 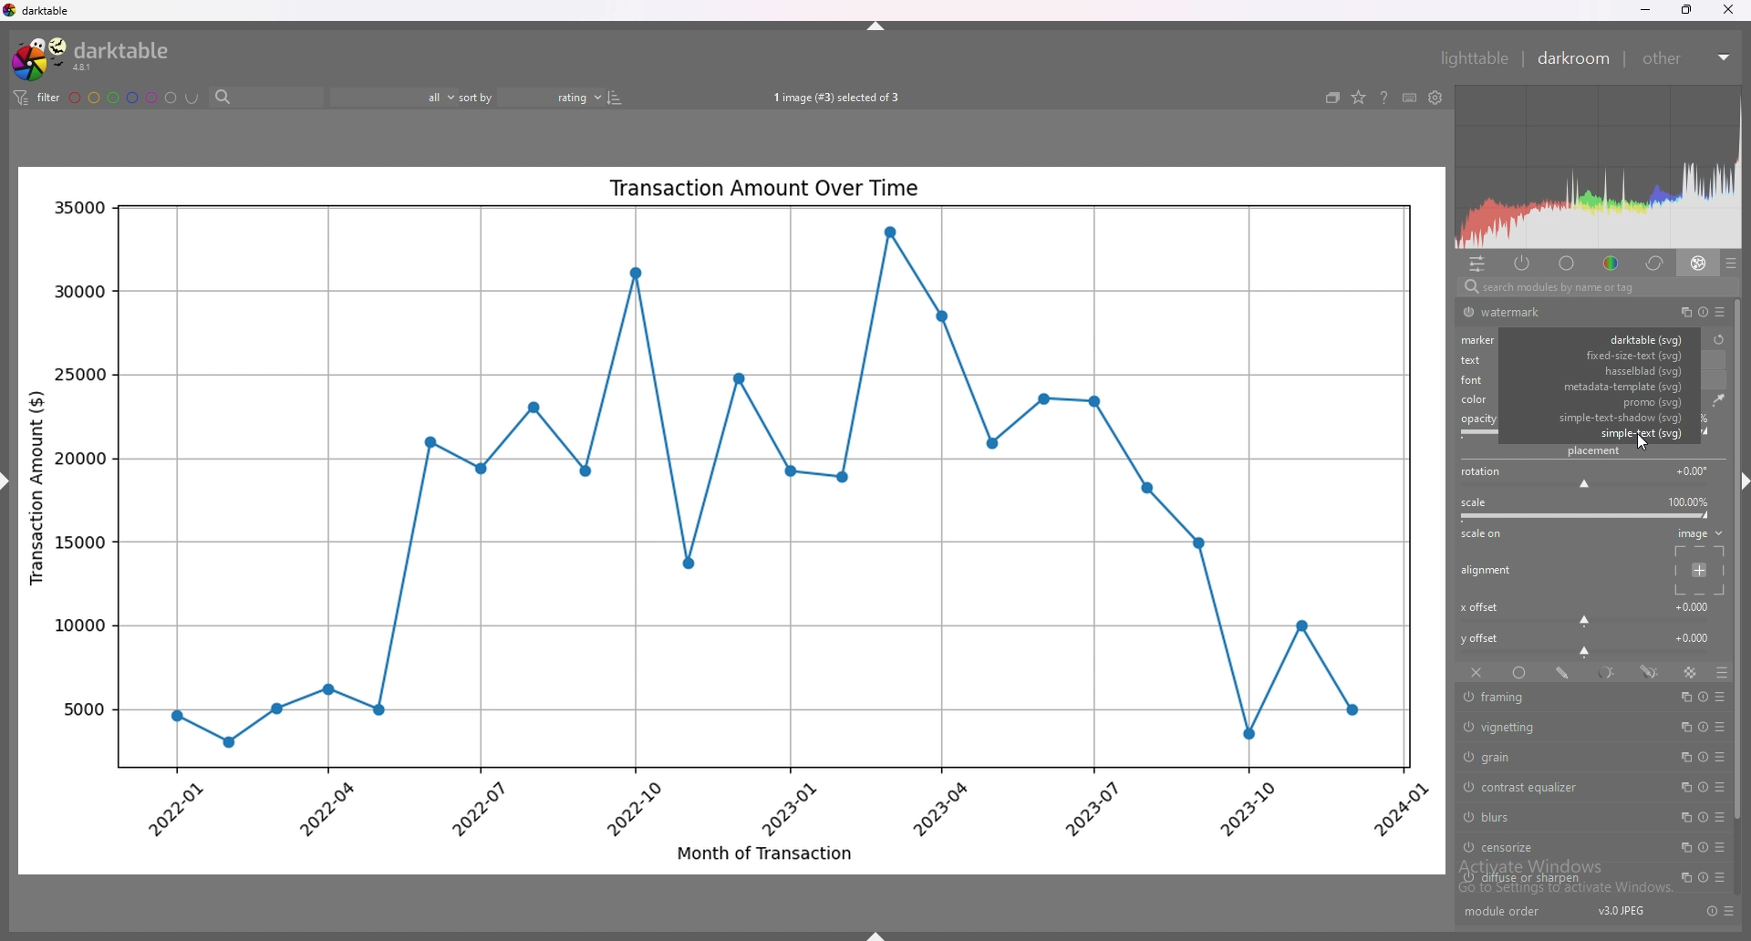 What do you see at coordinates (11, 481) in the screenshot?
I see `hide` at bounding box center [11, 481].